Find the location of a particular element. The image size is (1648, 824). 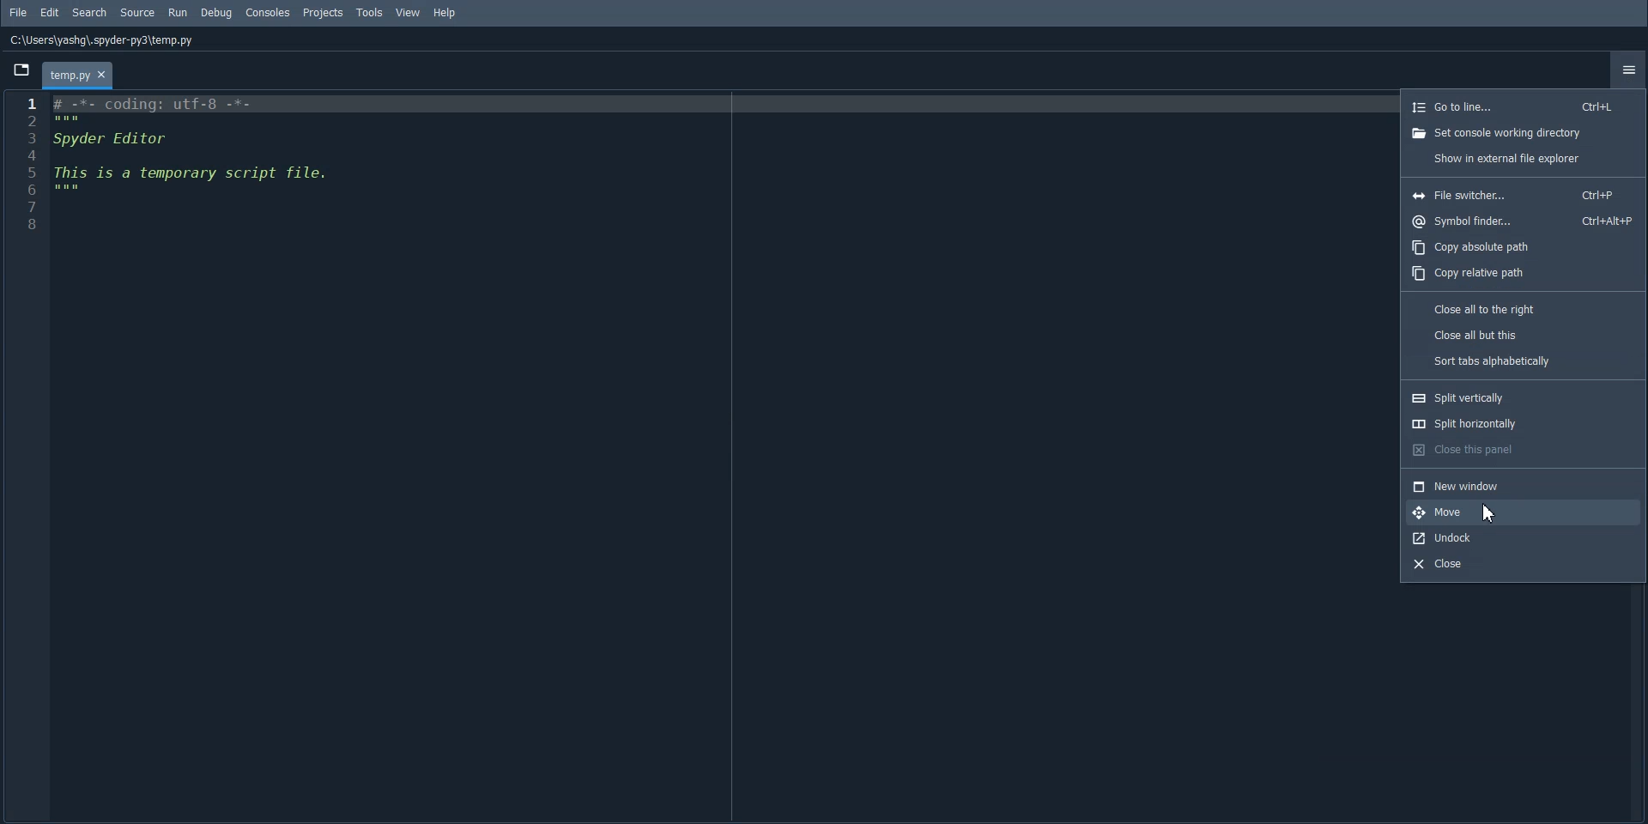

Undock is located at coordinates (1520, 537).